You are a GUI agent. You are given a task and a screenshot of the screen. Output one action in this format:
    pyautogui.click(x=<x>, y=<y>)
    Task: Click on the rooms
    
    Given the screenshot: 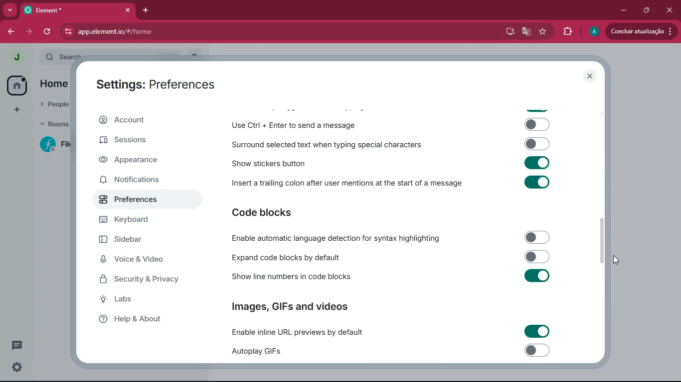 What is the action you would take?
    pyautogui.click(x=54, y=125)
    